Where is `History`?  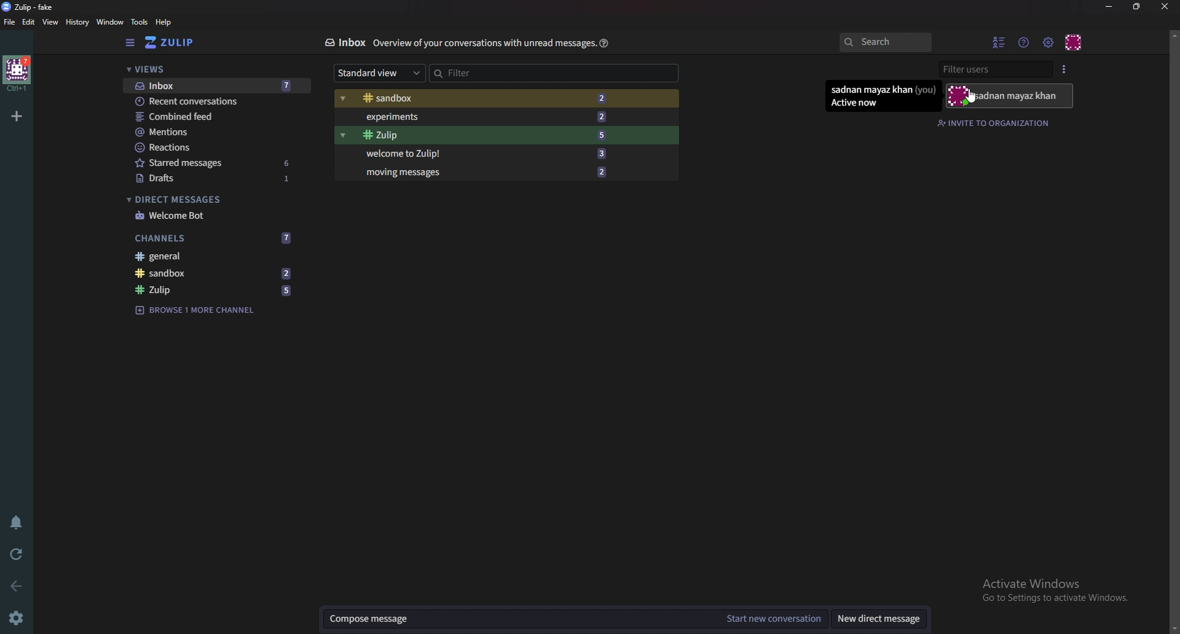 History is located at coordinates (77, 23).